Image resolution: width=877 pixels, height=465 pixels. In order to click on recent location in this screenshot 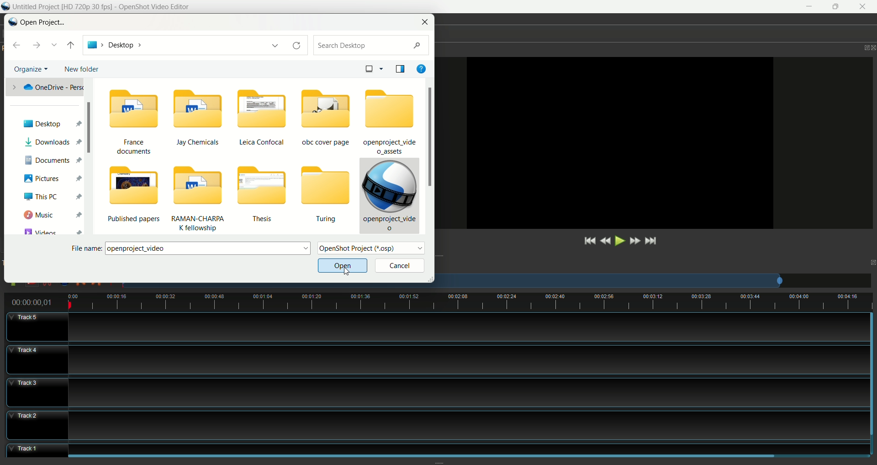, I will do `click(55, 45)`.